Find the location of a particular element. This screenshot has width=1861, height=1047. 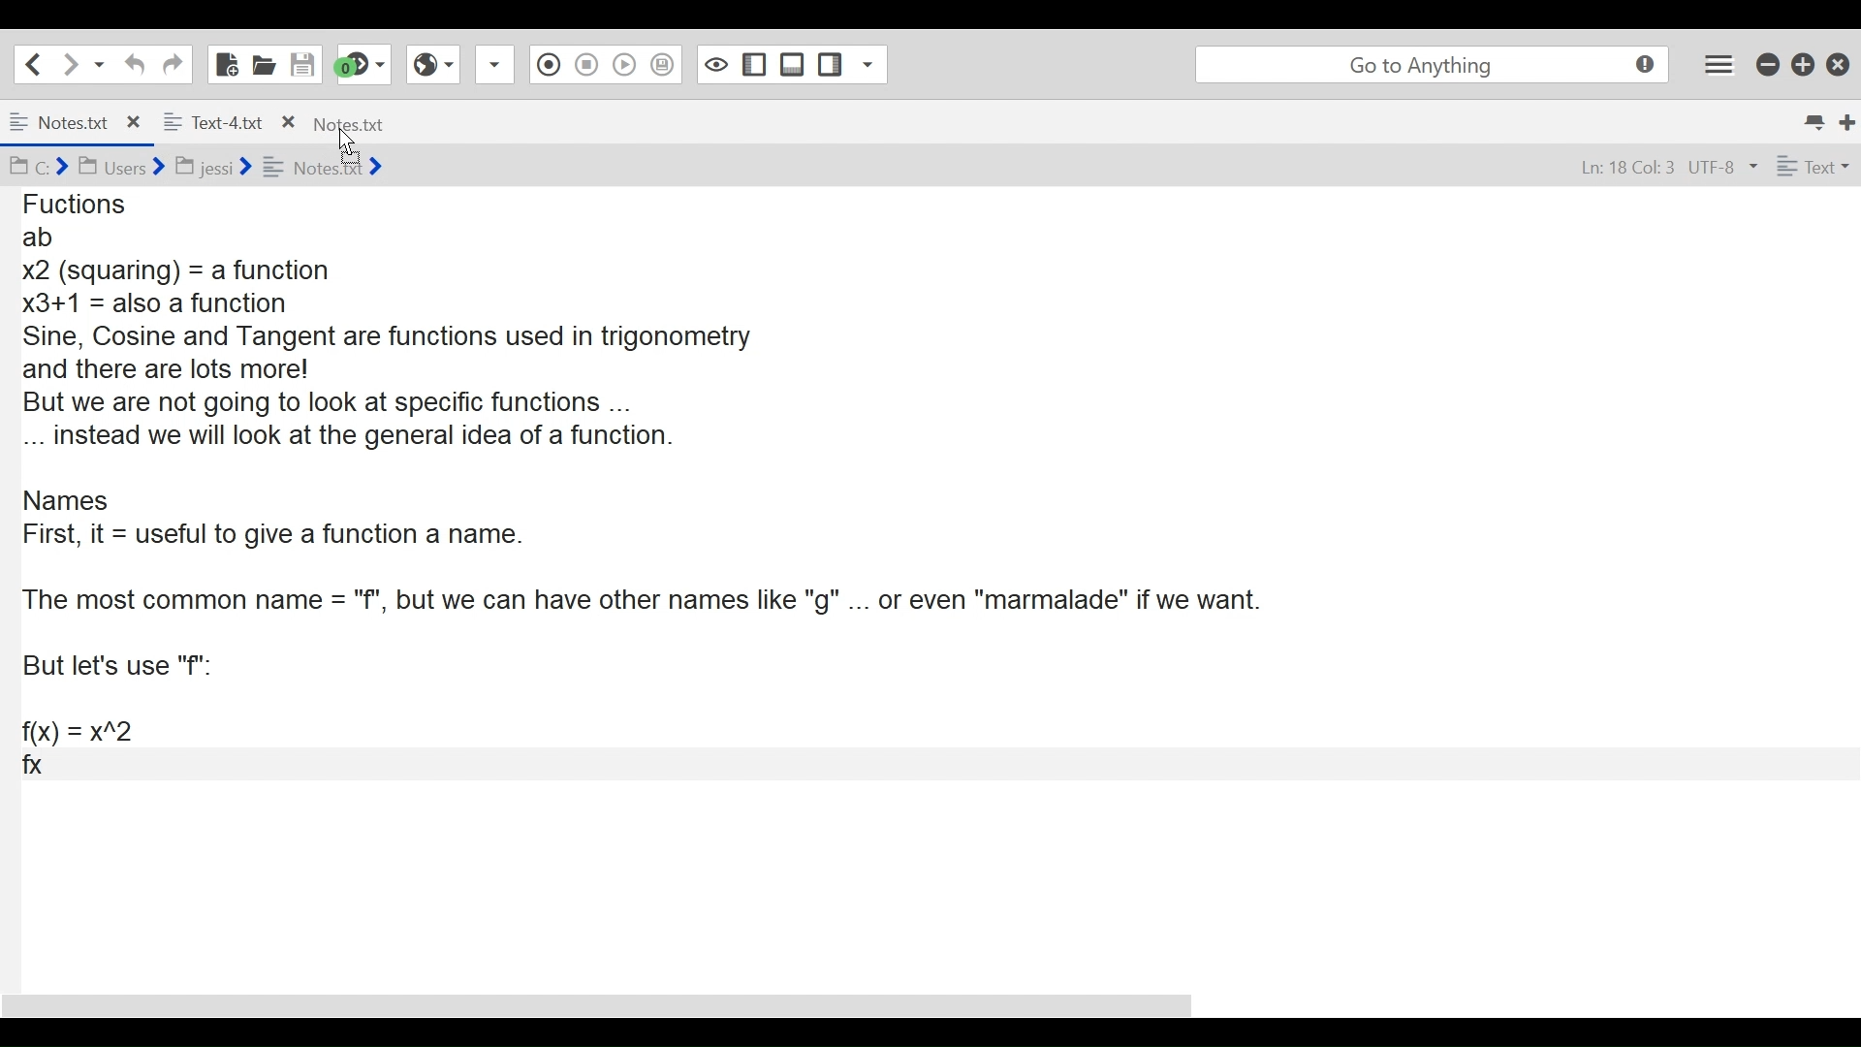

share current file is located at coordinates (498, 66).